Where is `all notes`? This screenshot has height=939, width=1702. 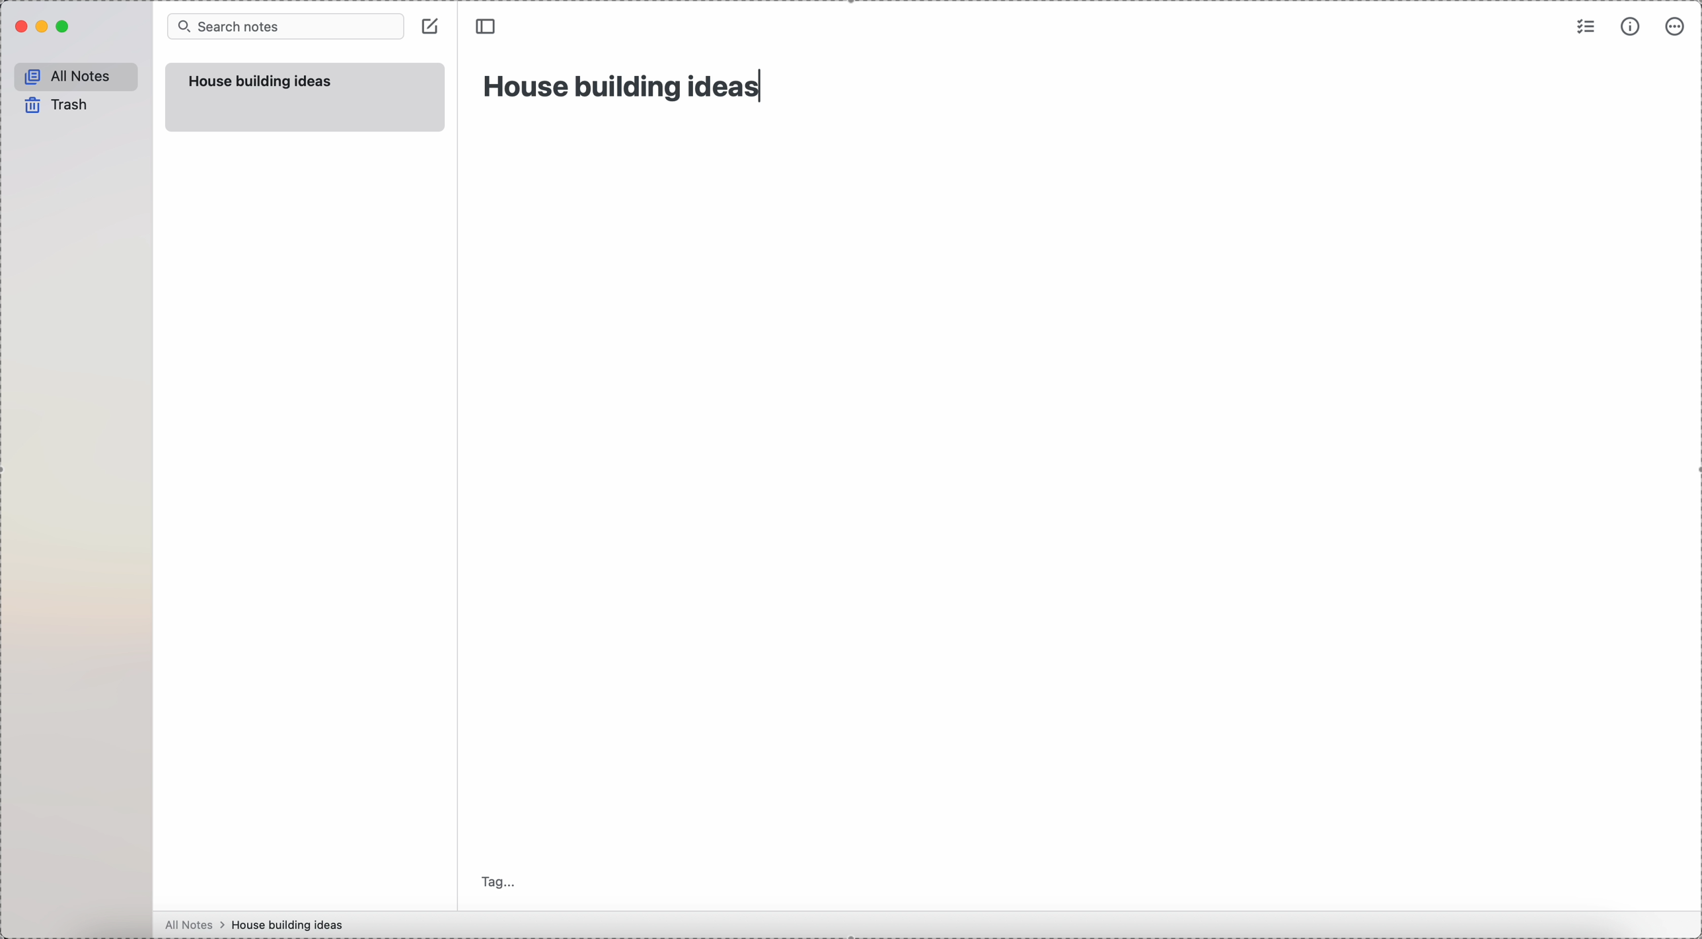
all notes is located at coordinates (194, 925).